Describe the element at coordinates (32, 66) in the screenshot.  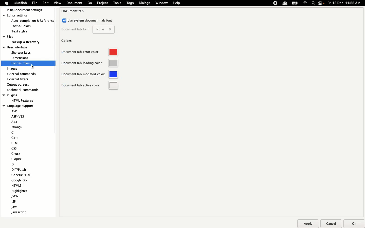
I see `cursor` at that location.